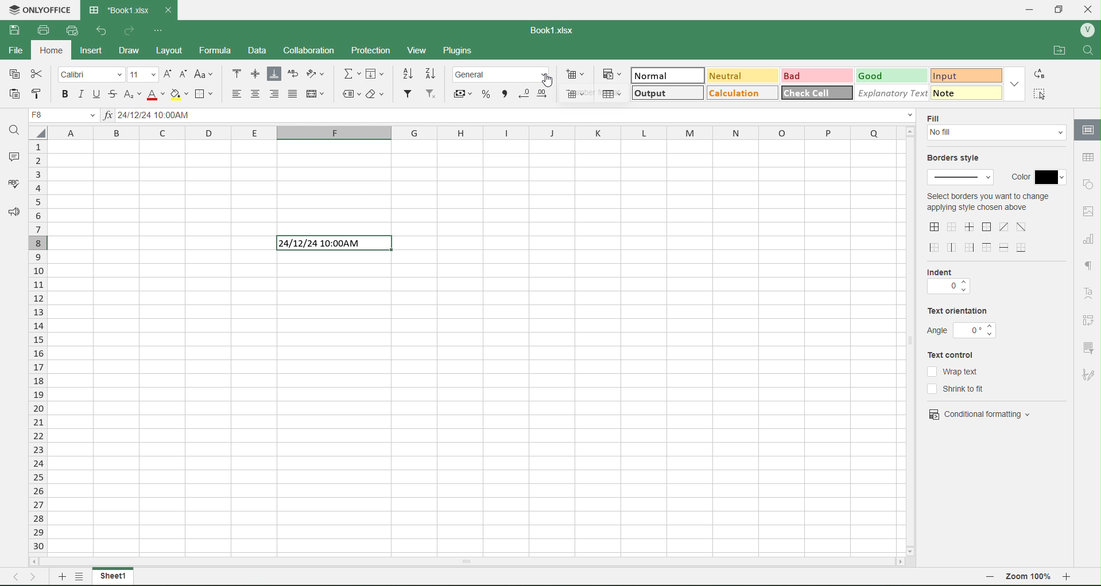 The image size is (1101, 586). I want to click on Increment Font Size, so click(166, 71).